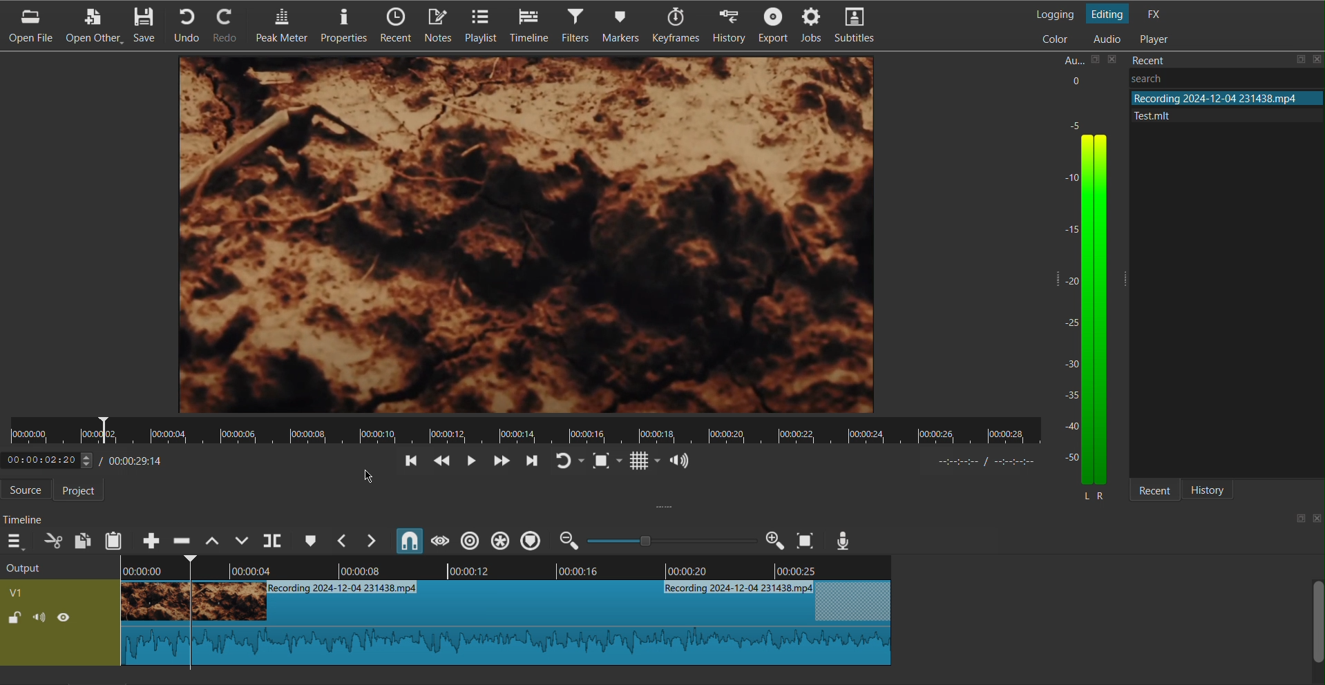 The height and width of the screenshot is (685, 1325). I want to click on Clip, so click(548, 625).